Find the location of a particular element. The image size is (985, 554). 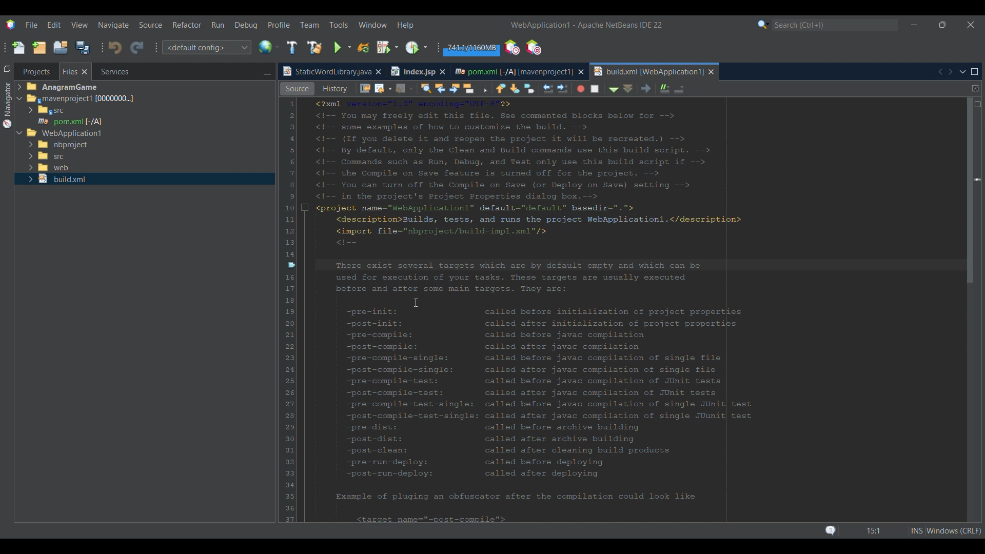

Search is located at coordinates (835, 25).